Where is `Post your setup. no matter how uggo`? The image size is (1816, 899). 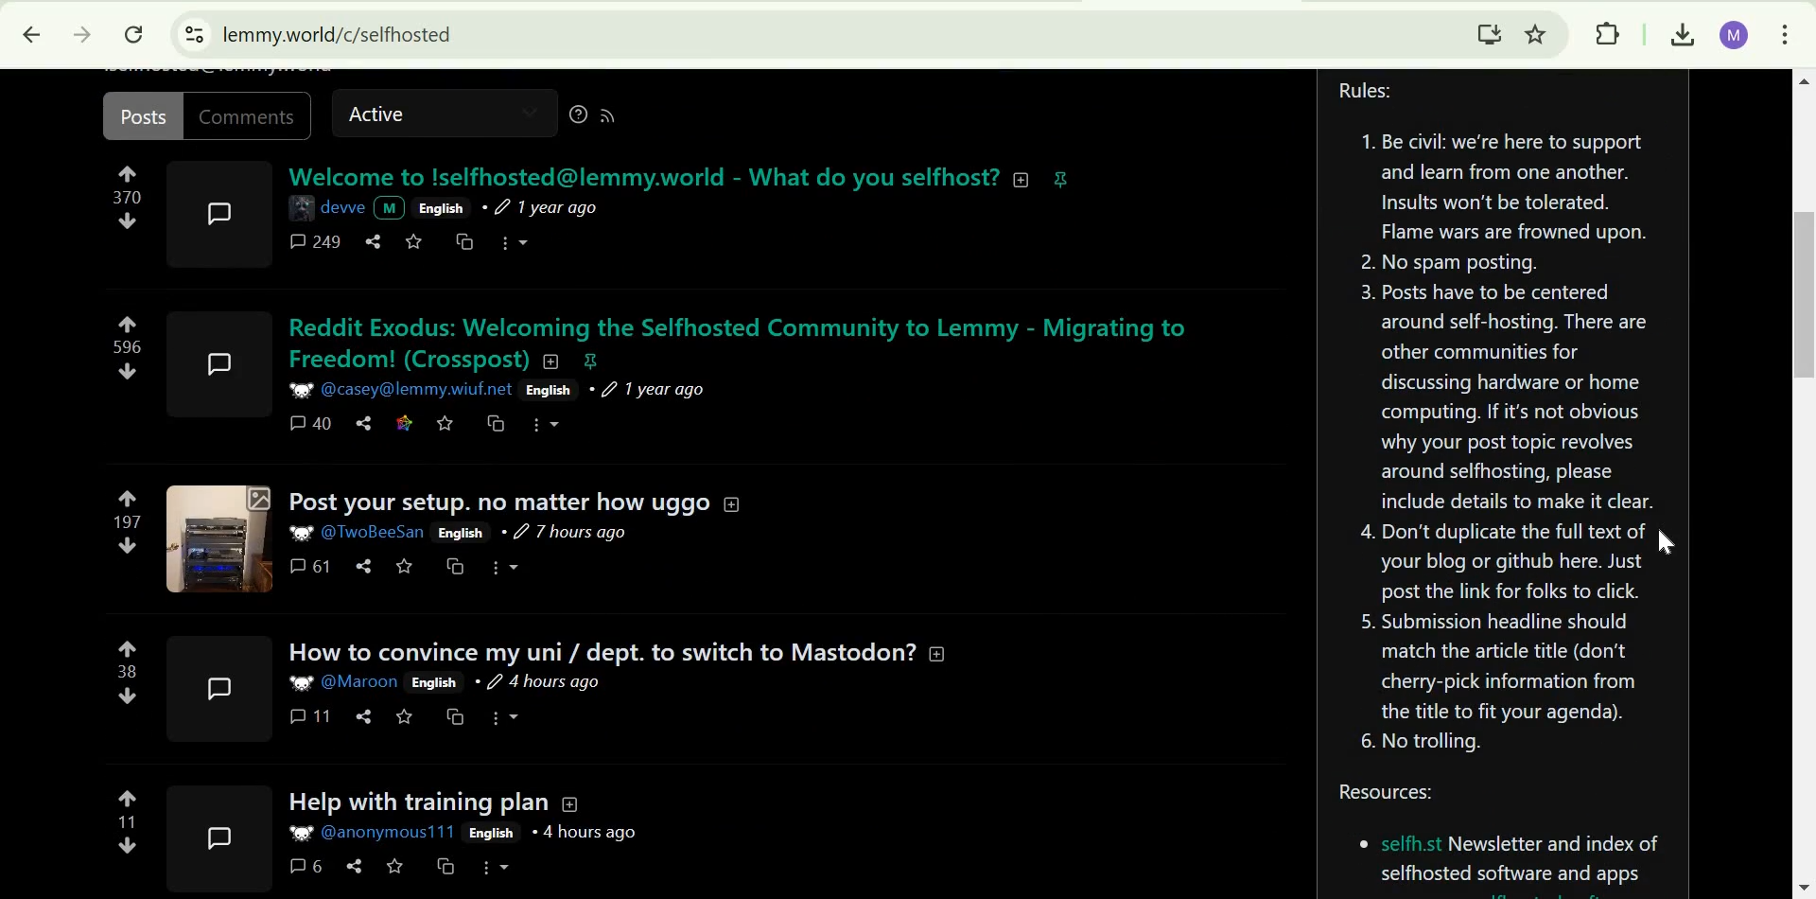 Post your setup. no matter how uggo is located at coordinates (498, 502).